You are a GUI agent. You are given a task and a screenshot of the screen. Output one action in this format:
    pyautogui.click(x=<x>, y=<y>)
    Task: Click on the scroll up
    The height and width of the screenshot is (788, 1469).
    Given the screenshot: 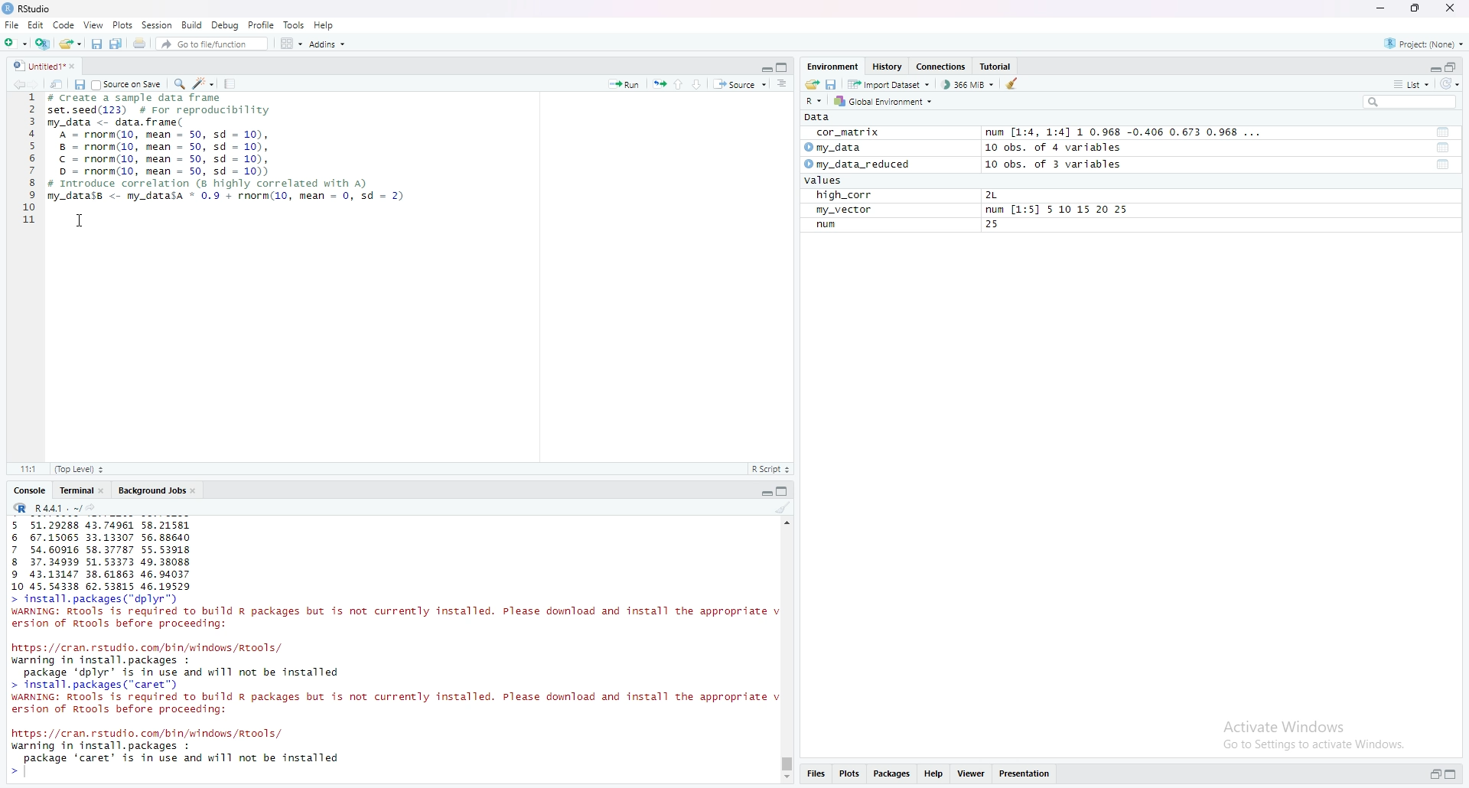 What is the action you would take?
    pyautogui.click(x=787, y=522)
    